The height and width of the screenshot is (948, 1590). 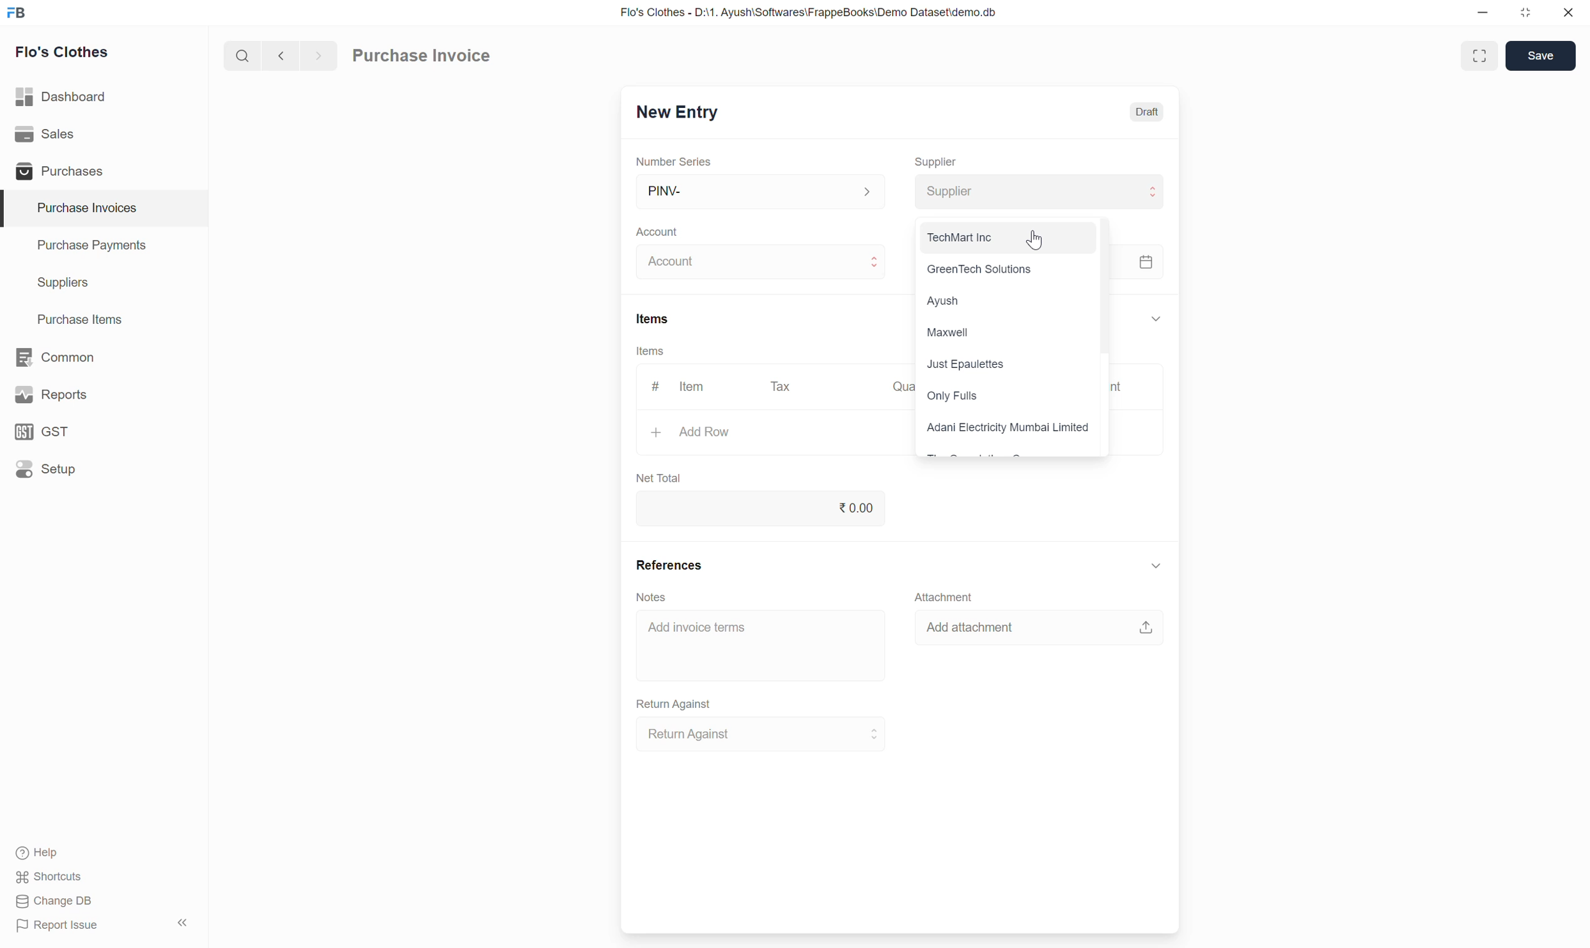 What do you see at coordinates (678, 112) in the screenshot?
I see `New Entry` at bounding box center [678, 112].